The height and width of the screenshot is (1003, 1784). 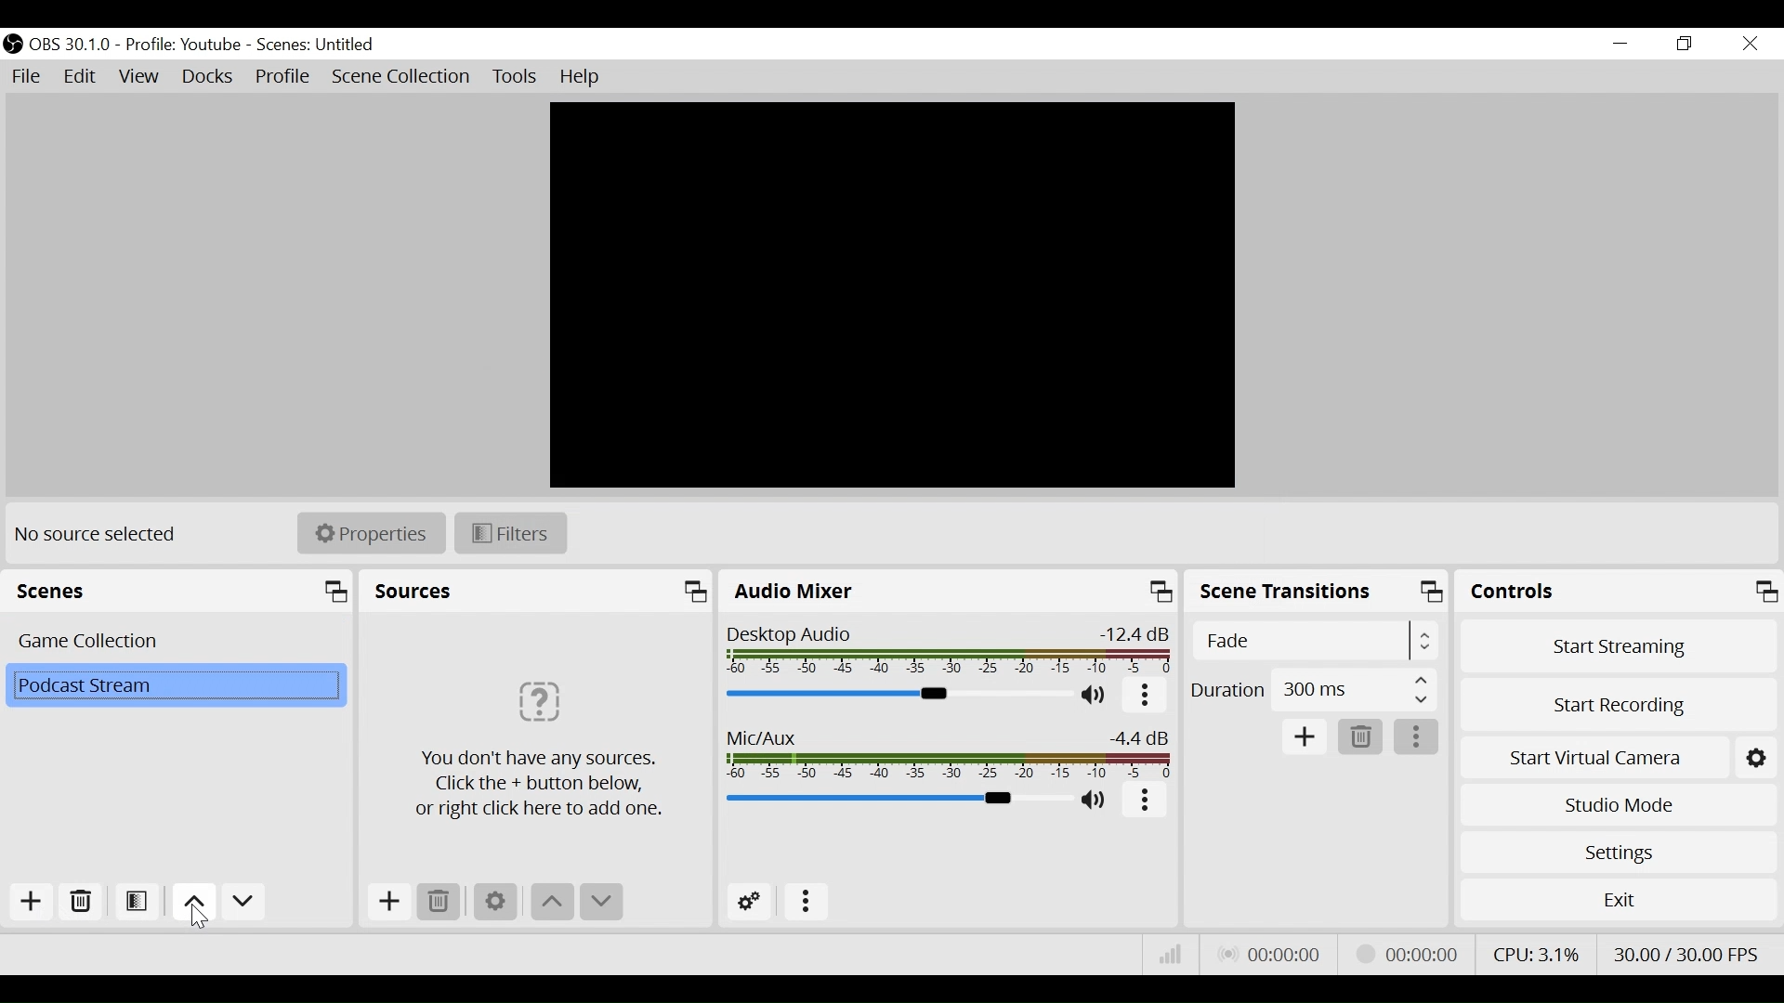 What do you see at coordinates (950, 652) in the screenshot?
I see `Desktop Audio` at bounding box center [950, 652].